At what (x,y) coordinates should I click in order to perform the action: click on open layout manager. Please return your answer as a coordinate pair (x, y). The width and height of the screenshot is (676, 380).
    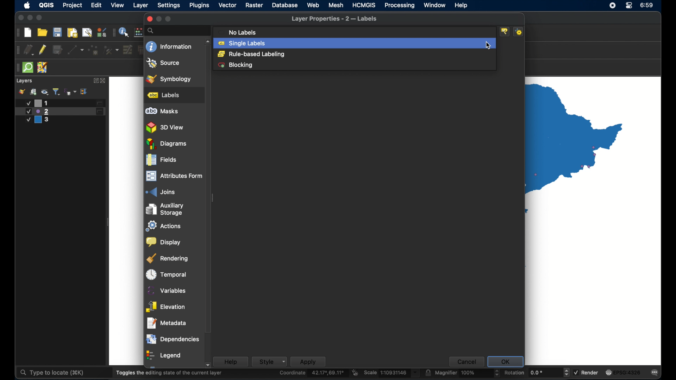
    Looking at the image, I should click on (87, 33).